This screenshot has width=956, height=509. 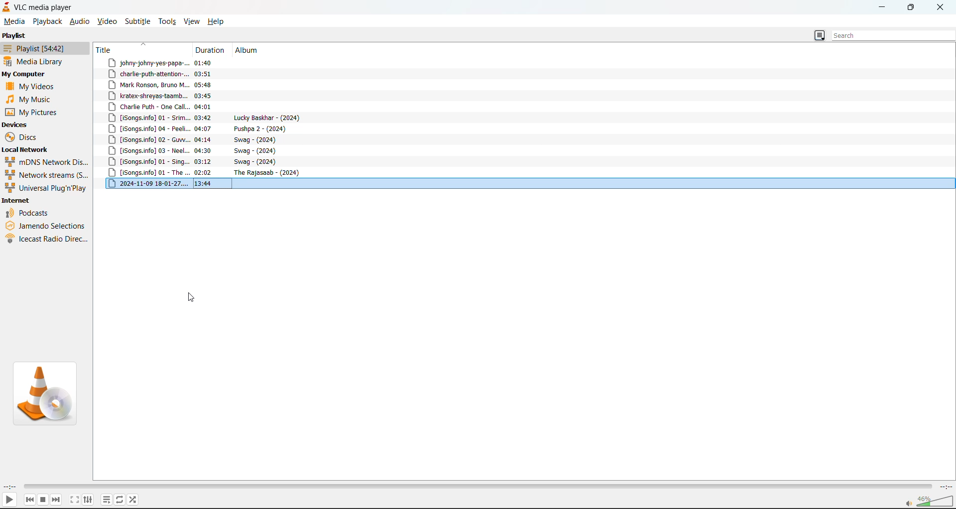 What do you see at coordinates (9, 486) in the screenshot?
I see `current track time` at bounding box center [9, 486].